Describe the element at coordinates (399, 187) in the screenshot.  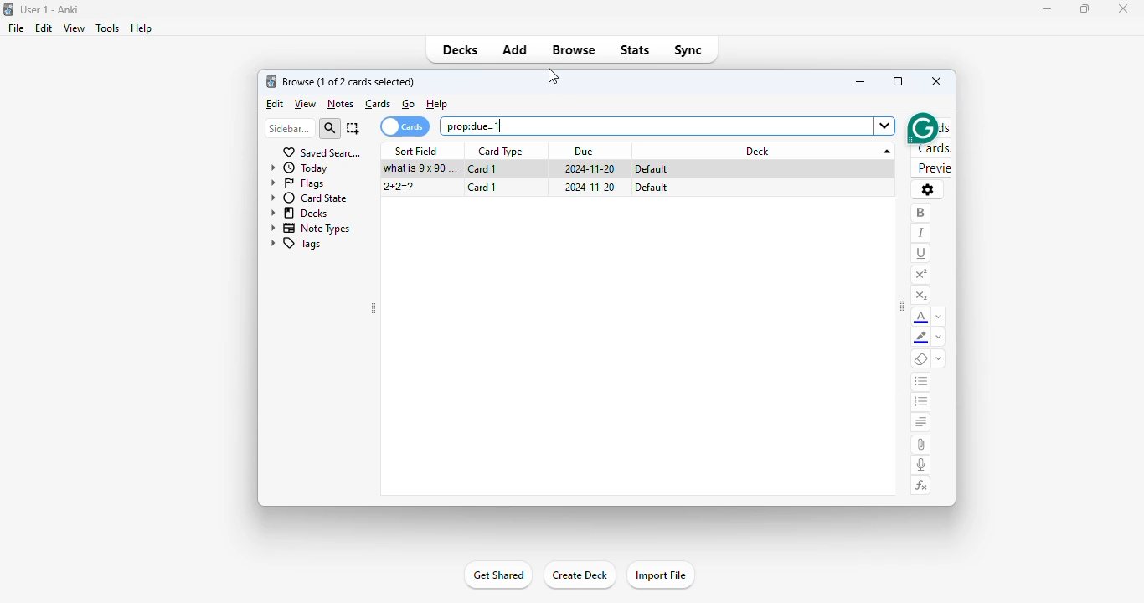
I see `2+2=?` at that location.